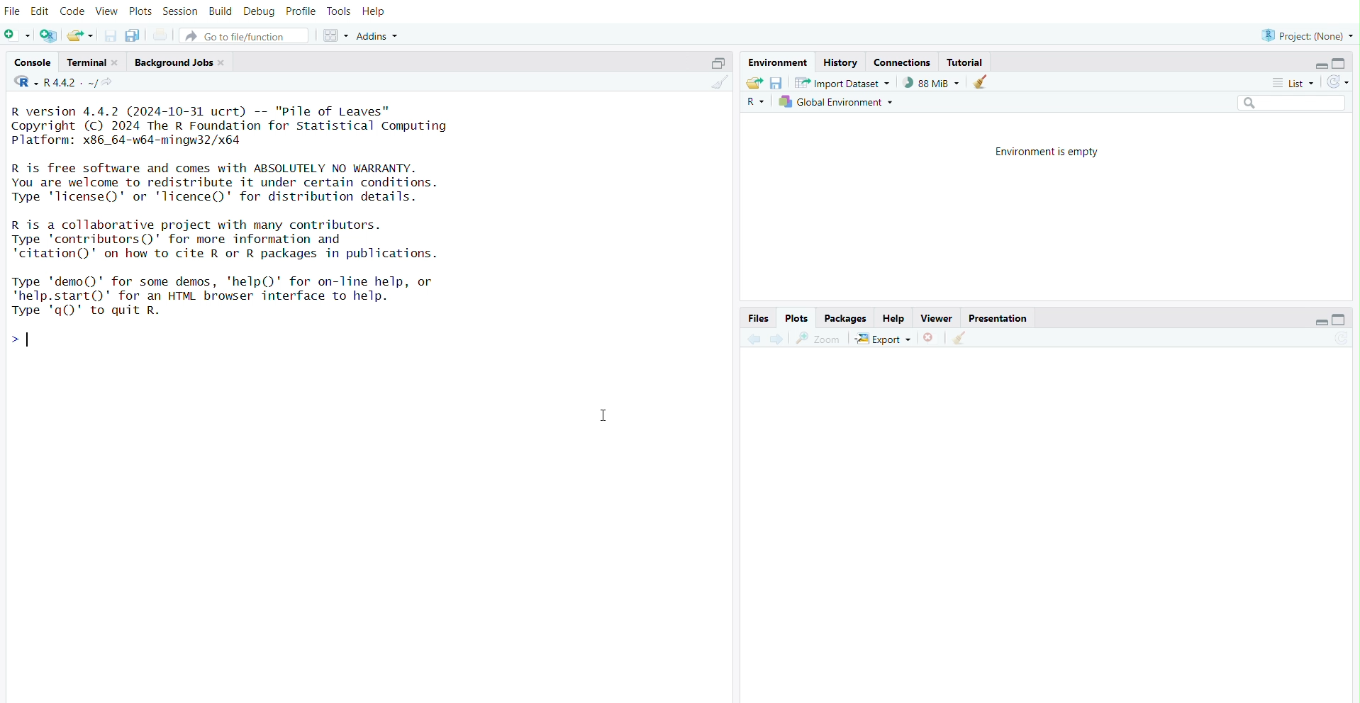  What do you see at coordinates (245, 33) in the screenshot?
I see `go to file/function` at bounding box center [245, 33].